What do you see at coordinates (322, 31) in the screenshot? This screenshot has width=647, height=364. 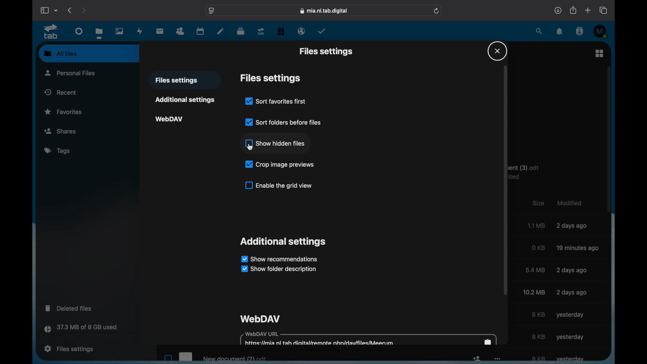 I see `tasks` at bounding box center [322, 31].